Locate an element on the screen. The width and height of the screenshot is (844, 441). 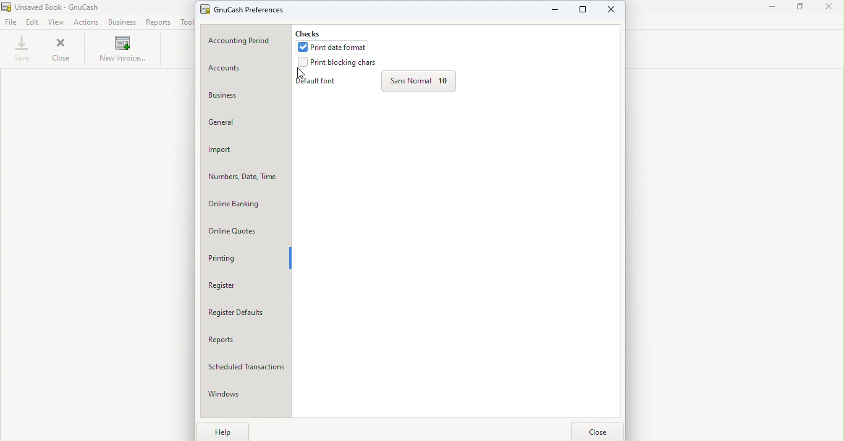
New invoice is located at coordinates (125, 51).